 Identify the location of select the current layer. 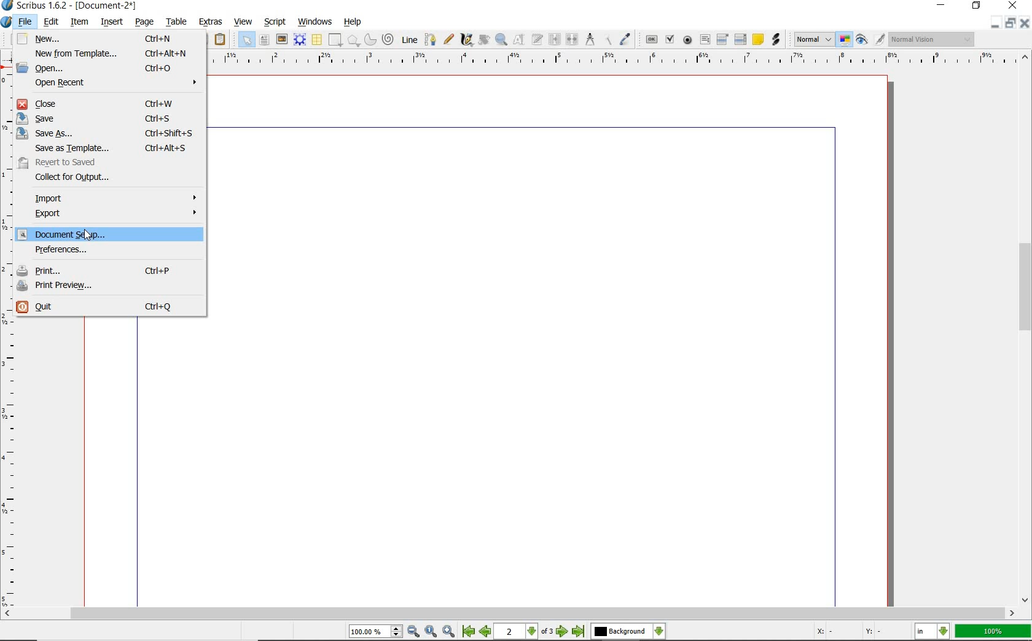
(628, 632).